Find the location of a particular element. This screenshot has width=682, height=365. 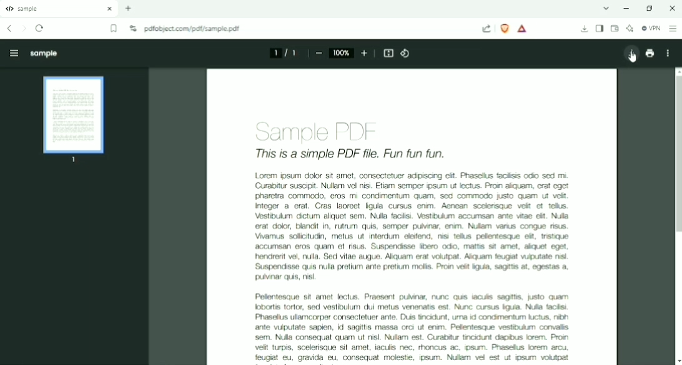

Minimize is located at coordinates (628, 8).